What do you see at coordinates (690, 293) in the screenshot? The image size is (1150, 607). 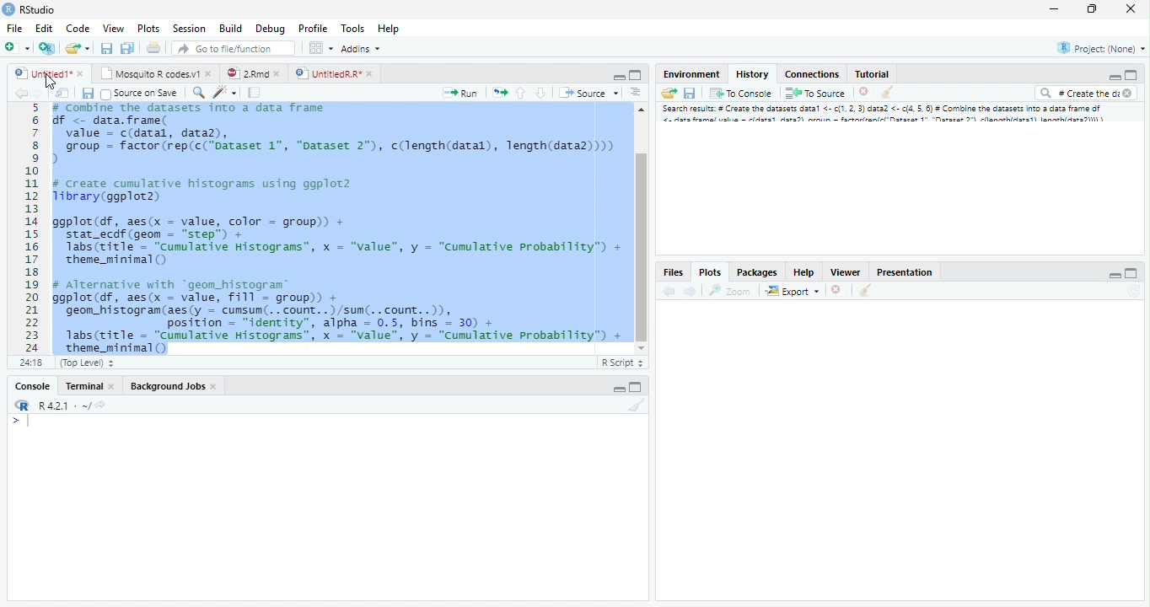 I see `Next` at bounding box center [690, 293].